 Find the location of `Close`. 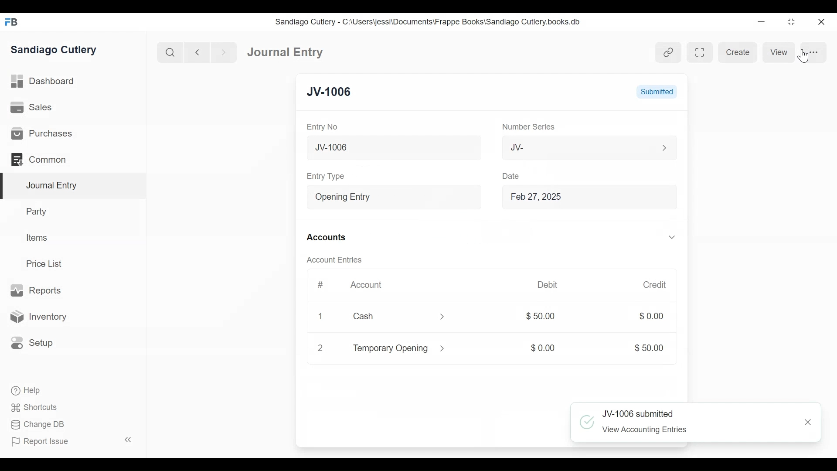

Close is located at coordinates (320, 348).